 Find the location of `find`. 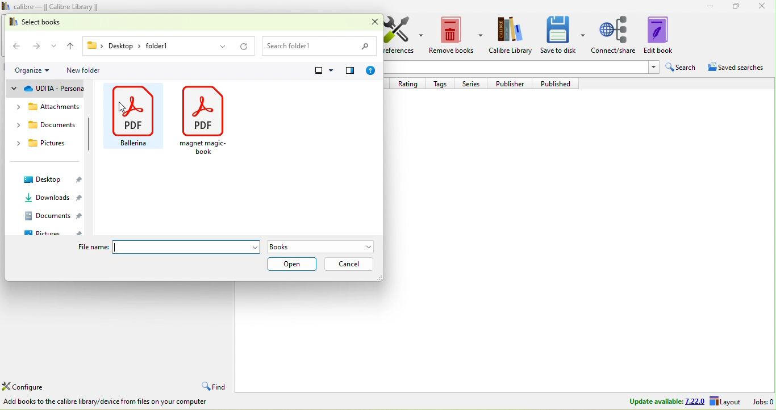

find is located at coordinates (216, 386).